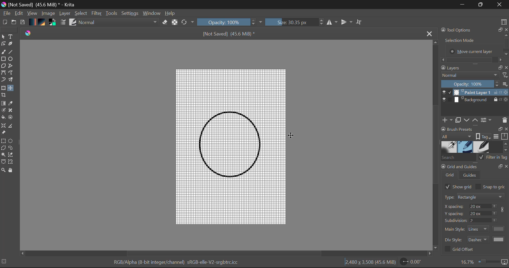  What do you see at coordinates (228, 22) in the screenshot?
I see `Brush Stroke Opacity` at bounding box center [228, 22].